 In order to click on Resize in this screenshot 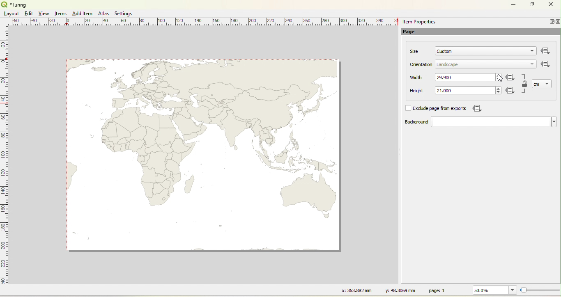, I will do `click(540, 290)`.